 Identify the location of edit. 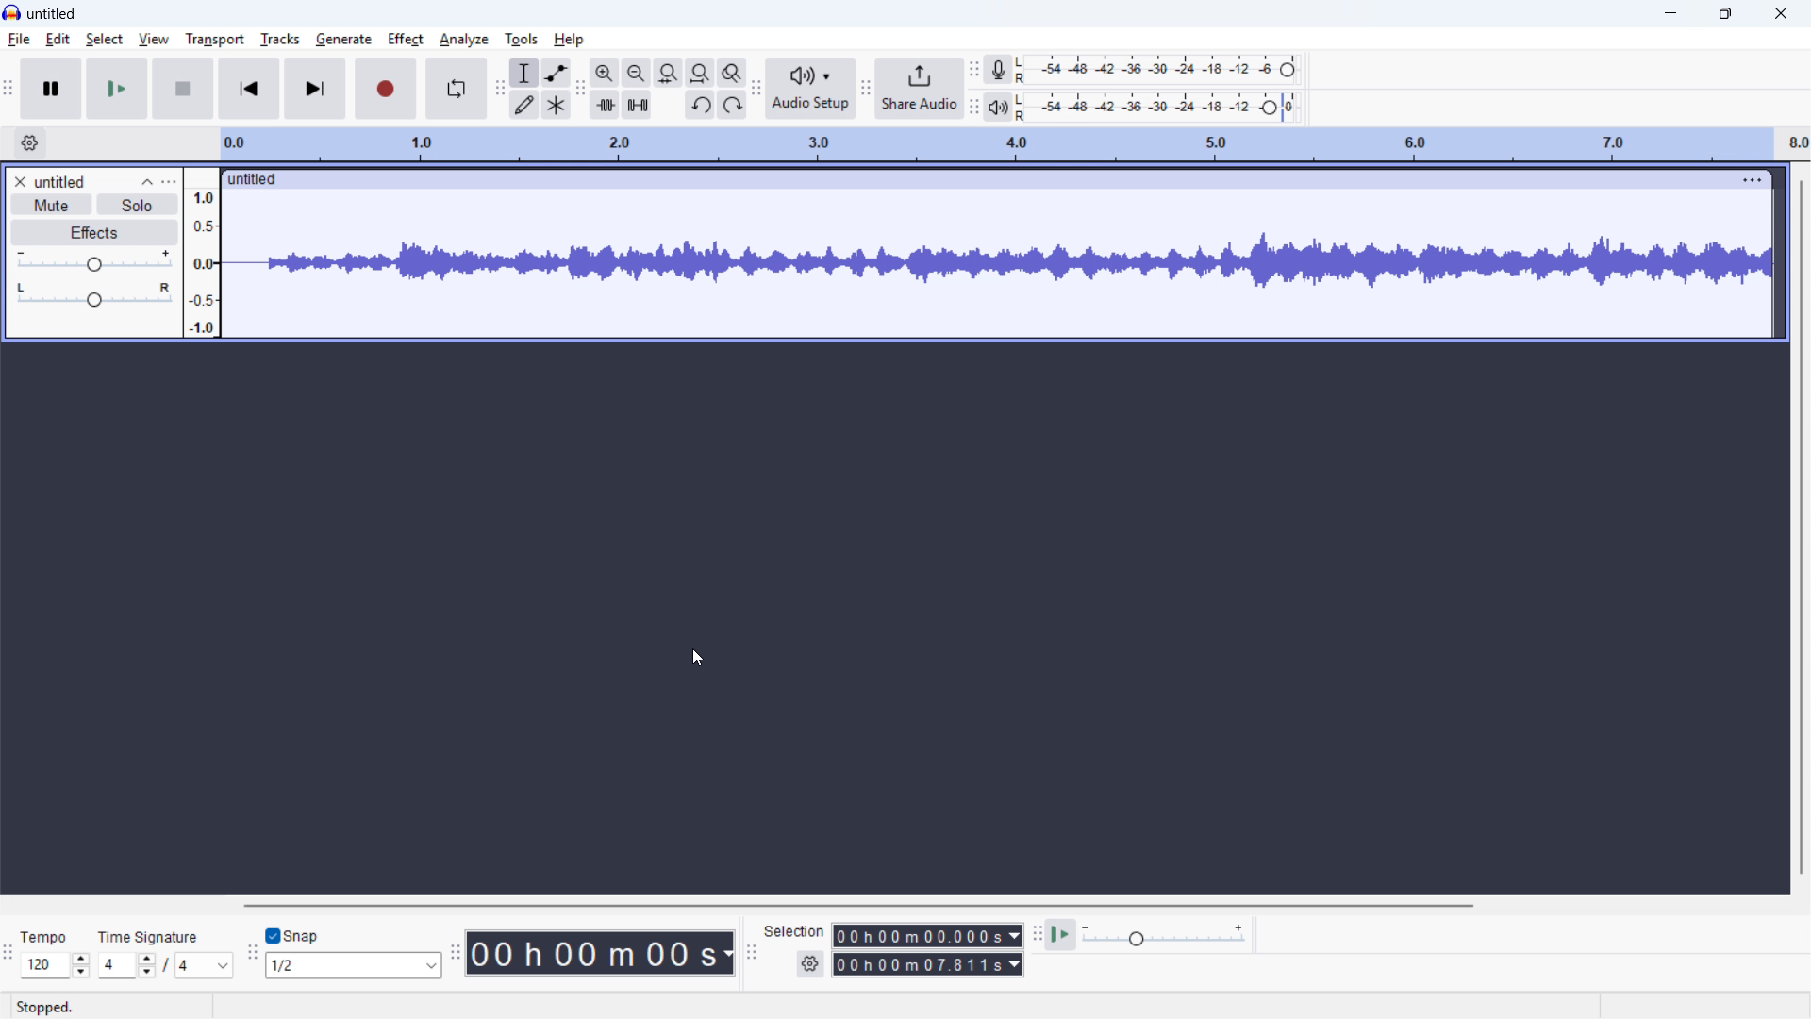
(58, 40).